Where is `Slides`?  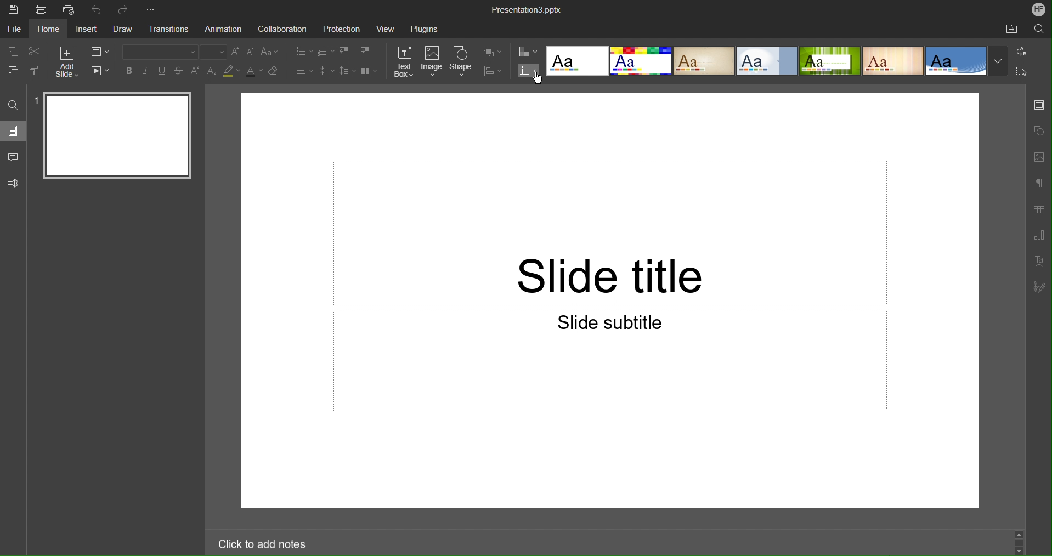 Slides is located at coordinates (13, 131).